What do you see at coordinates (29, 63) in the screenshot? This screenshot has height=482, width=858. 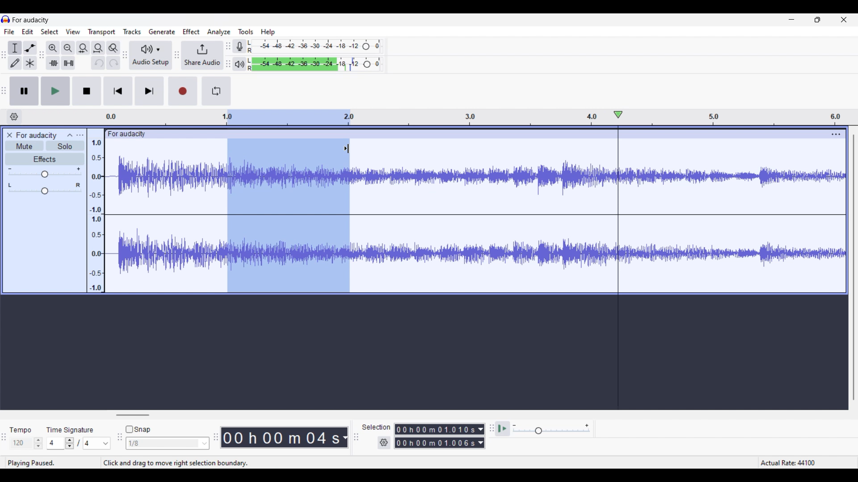 I see `Multi-tool` at bounding box center [29, 63].